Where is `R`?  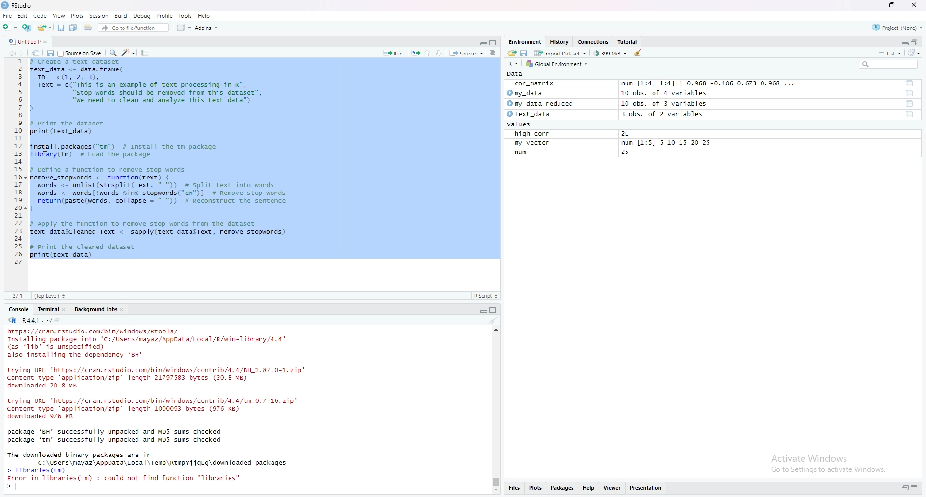
R is located at coordinates (513, 64).